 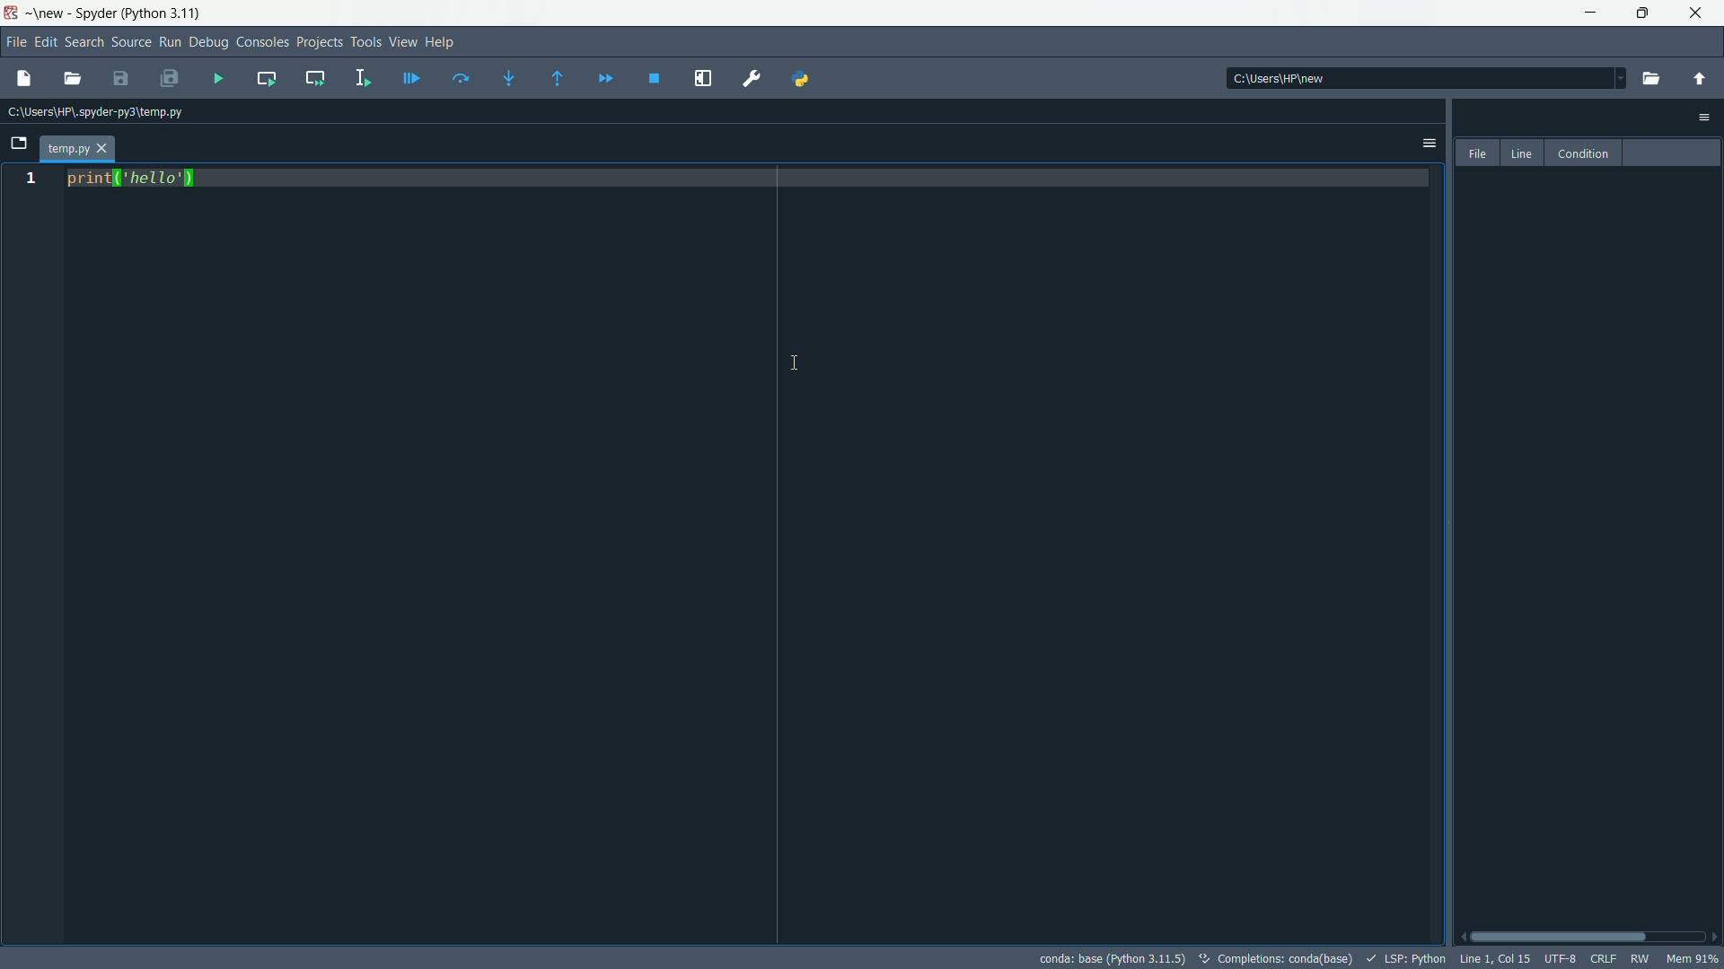 What do you see at coordinates (1604, 956) in the screenshot?
I see `file eol status` at bounding box center [1604, 956].